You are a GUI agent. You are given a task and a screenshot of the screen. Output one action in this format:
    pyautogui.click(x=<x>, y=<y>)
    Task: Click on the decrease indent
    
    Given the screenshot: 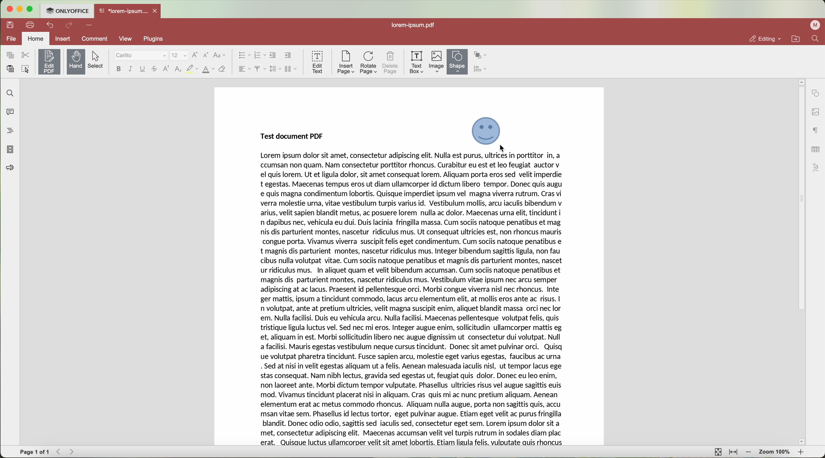 What is the action you would take?
    pyautogui.click(x=273, y=55)
    